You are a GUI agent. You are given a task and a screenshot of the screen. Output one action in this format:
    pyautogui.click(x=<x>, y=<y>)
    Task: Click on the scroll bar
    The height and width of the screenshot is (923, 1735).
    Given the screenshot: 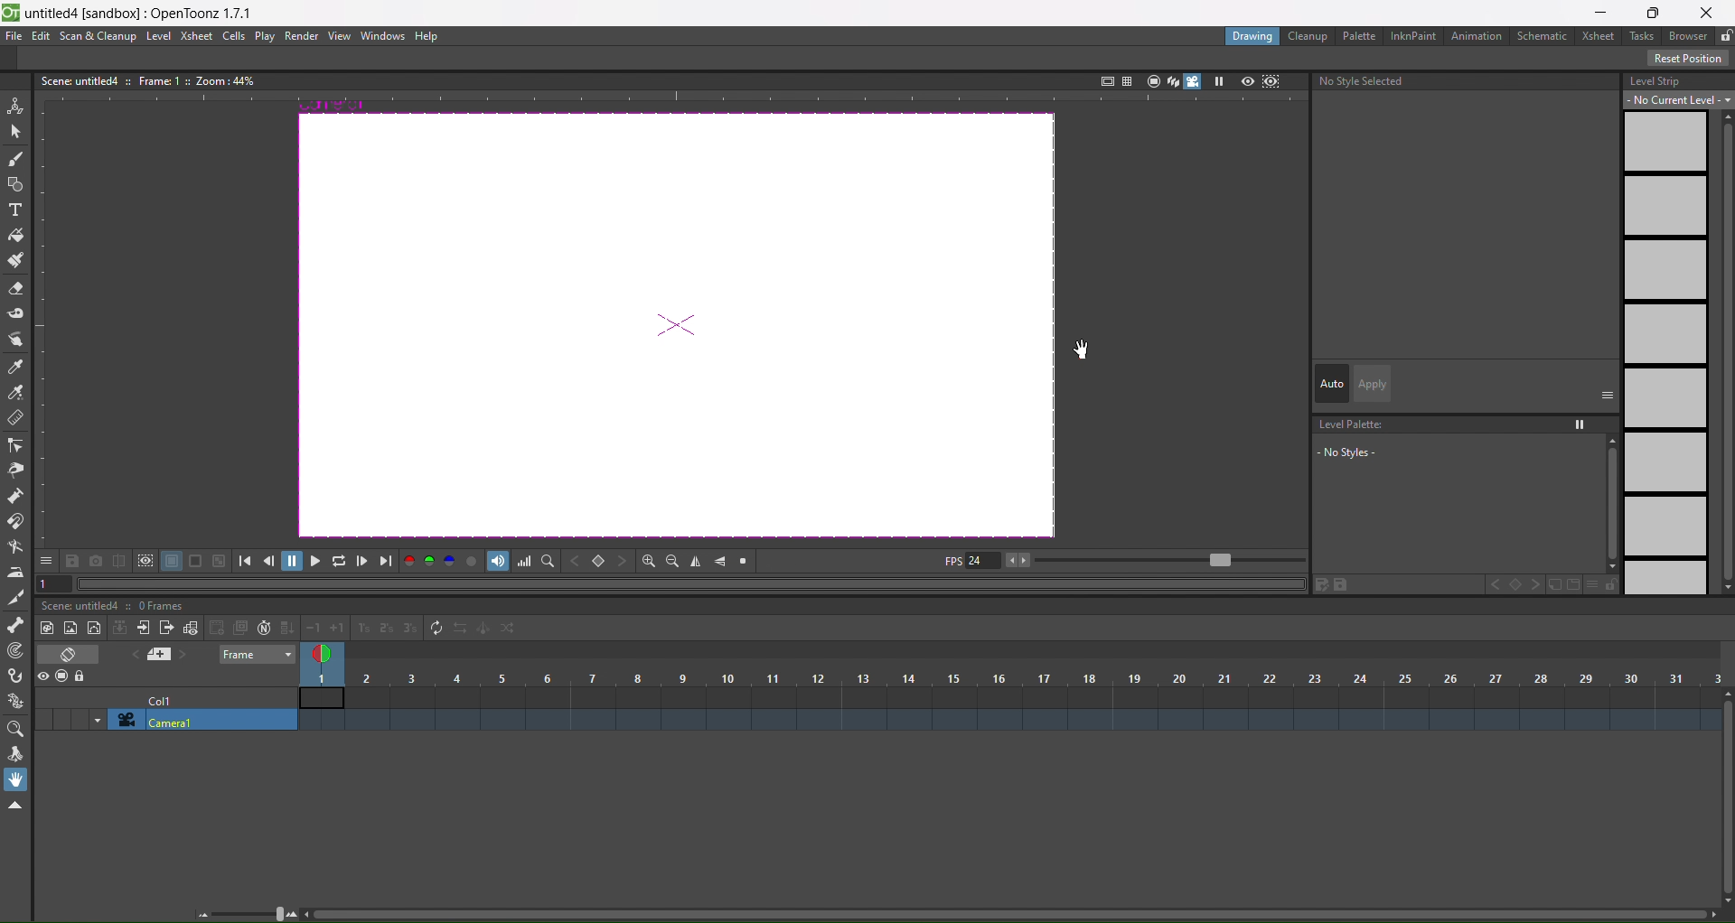 What is the action you would take?
    pyautogui.click(x=1005, y=917)
    